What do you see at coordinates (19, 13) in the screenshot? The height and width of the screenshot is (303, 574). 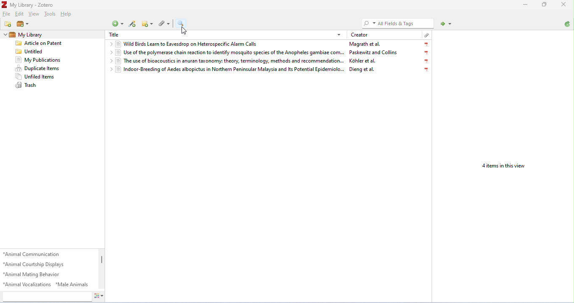 I see `edit` at bounding box center [19, 13].